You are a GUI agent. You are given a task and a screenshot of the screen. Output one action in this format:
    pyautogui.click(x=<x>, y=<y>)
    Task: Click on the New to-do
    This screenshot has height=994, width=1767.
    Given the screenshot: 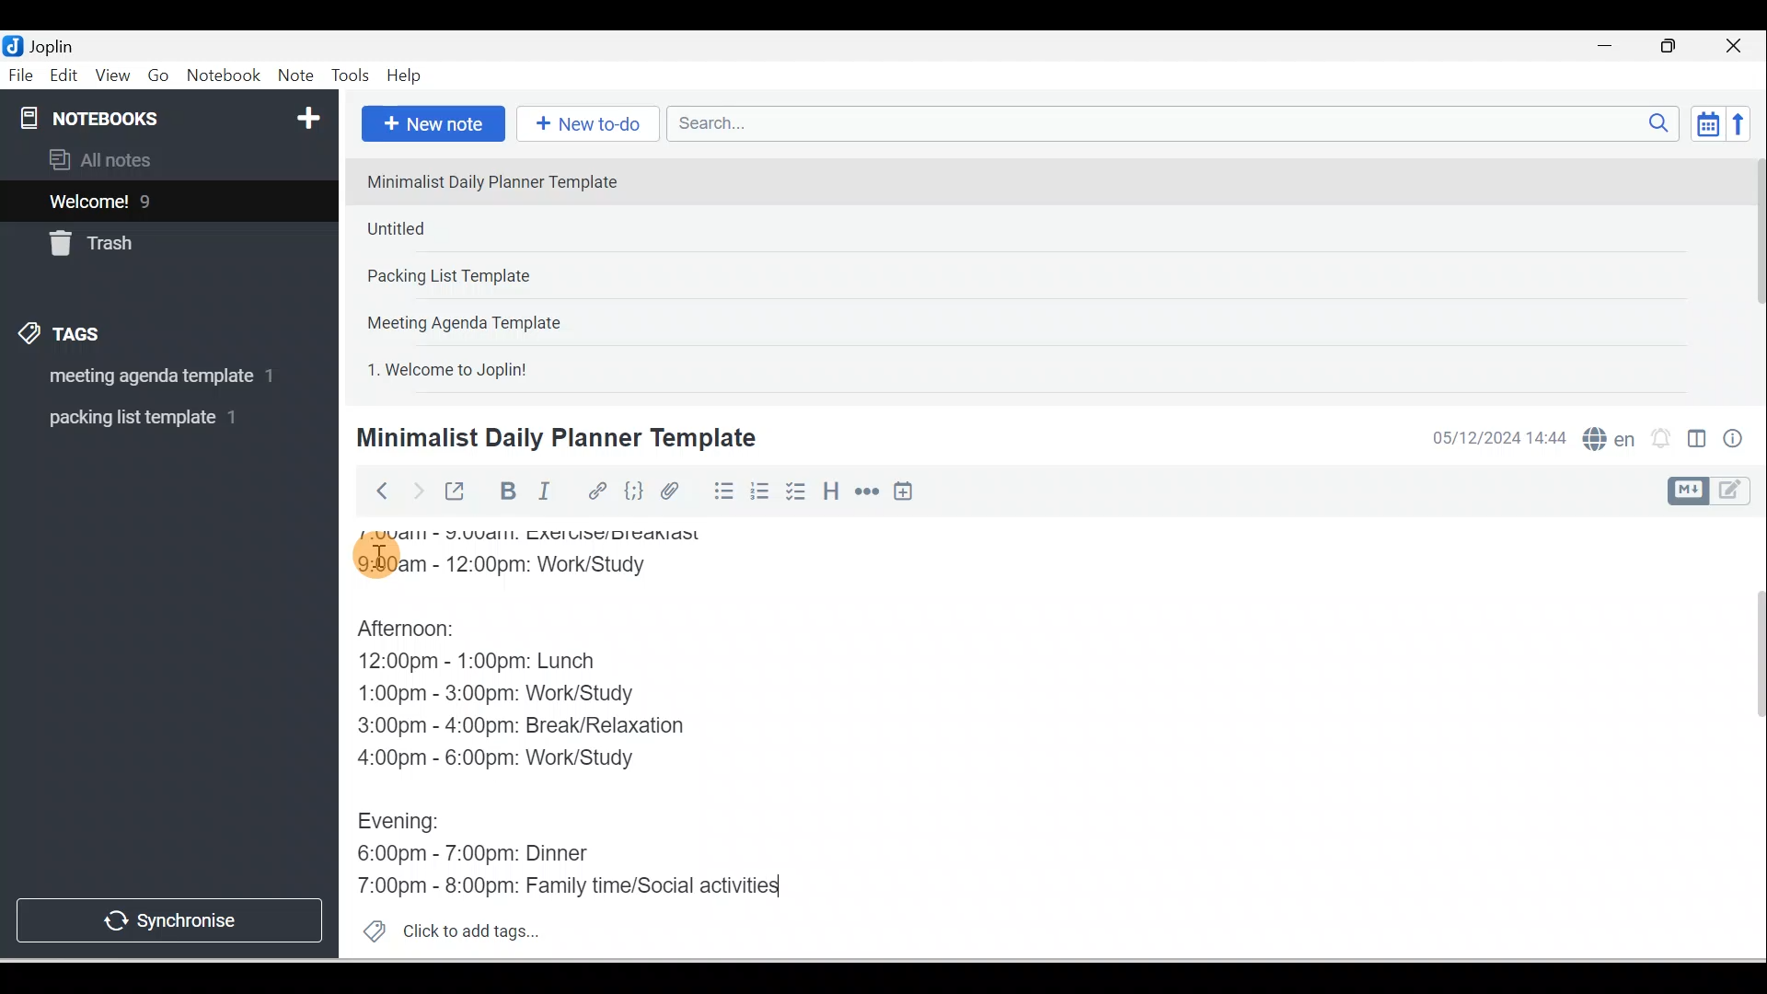 What is the action you would take?
    pyautogui.click(x=583, y=125)
    